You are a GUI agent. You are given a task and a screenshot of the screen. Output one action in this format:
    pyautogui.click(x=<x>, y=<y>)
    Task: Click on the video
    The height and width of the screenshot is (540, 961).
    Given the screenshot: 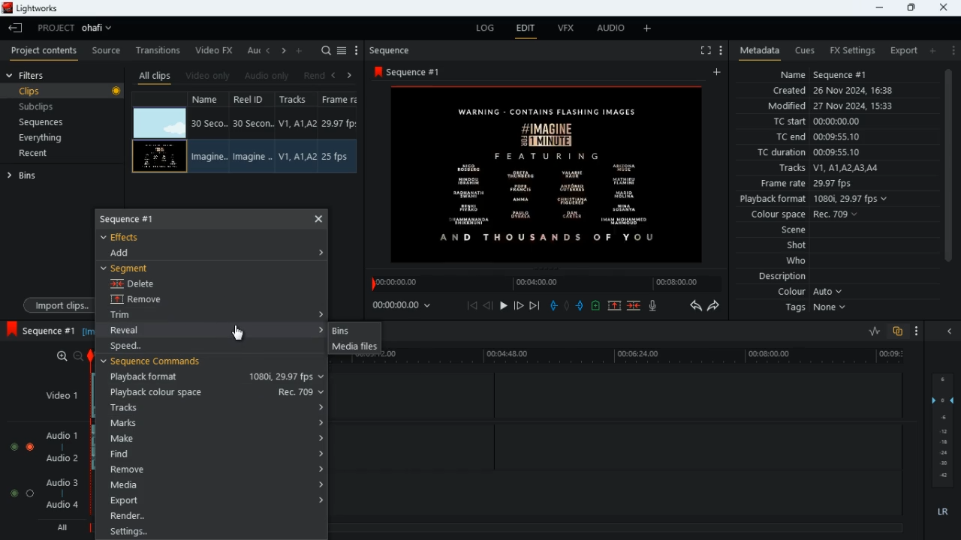 What is the action you would take?
    pyautogui.click(x=160, y=121)
    